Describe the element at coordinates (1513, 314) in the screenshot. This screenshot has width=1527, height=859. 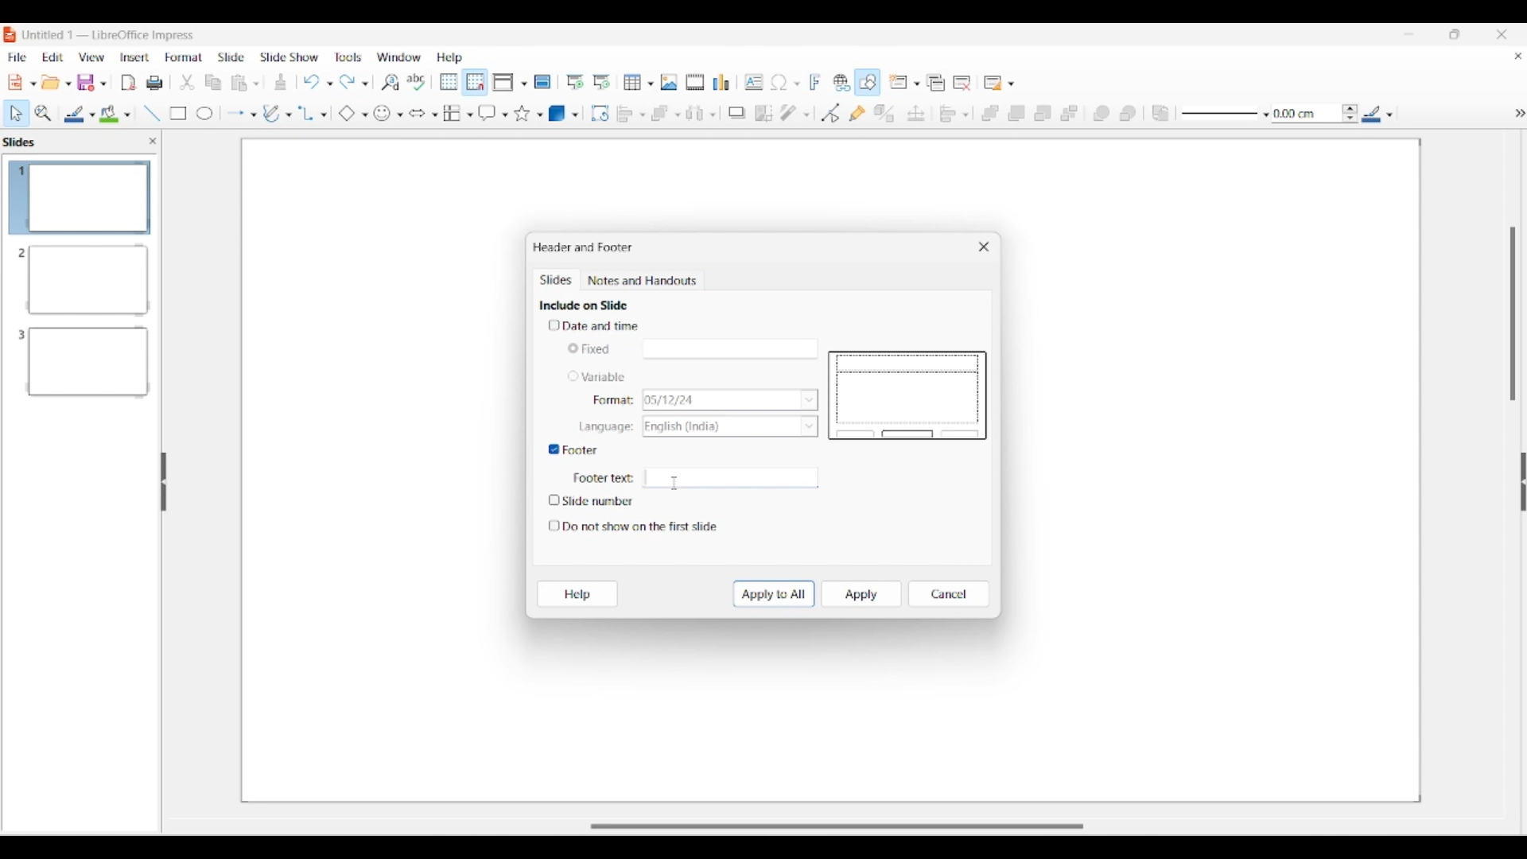
I see `Vertical slide bar` at that location.